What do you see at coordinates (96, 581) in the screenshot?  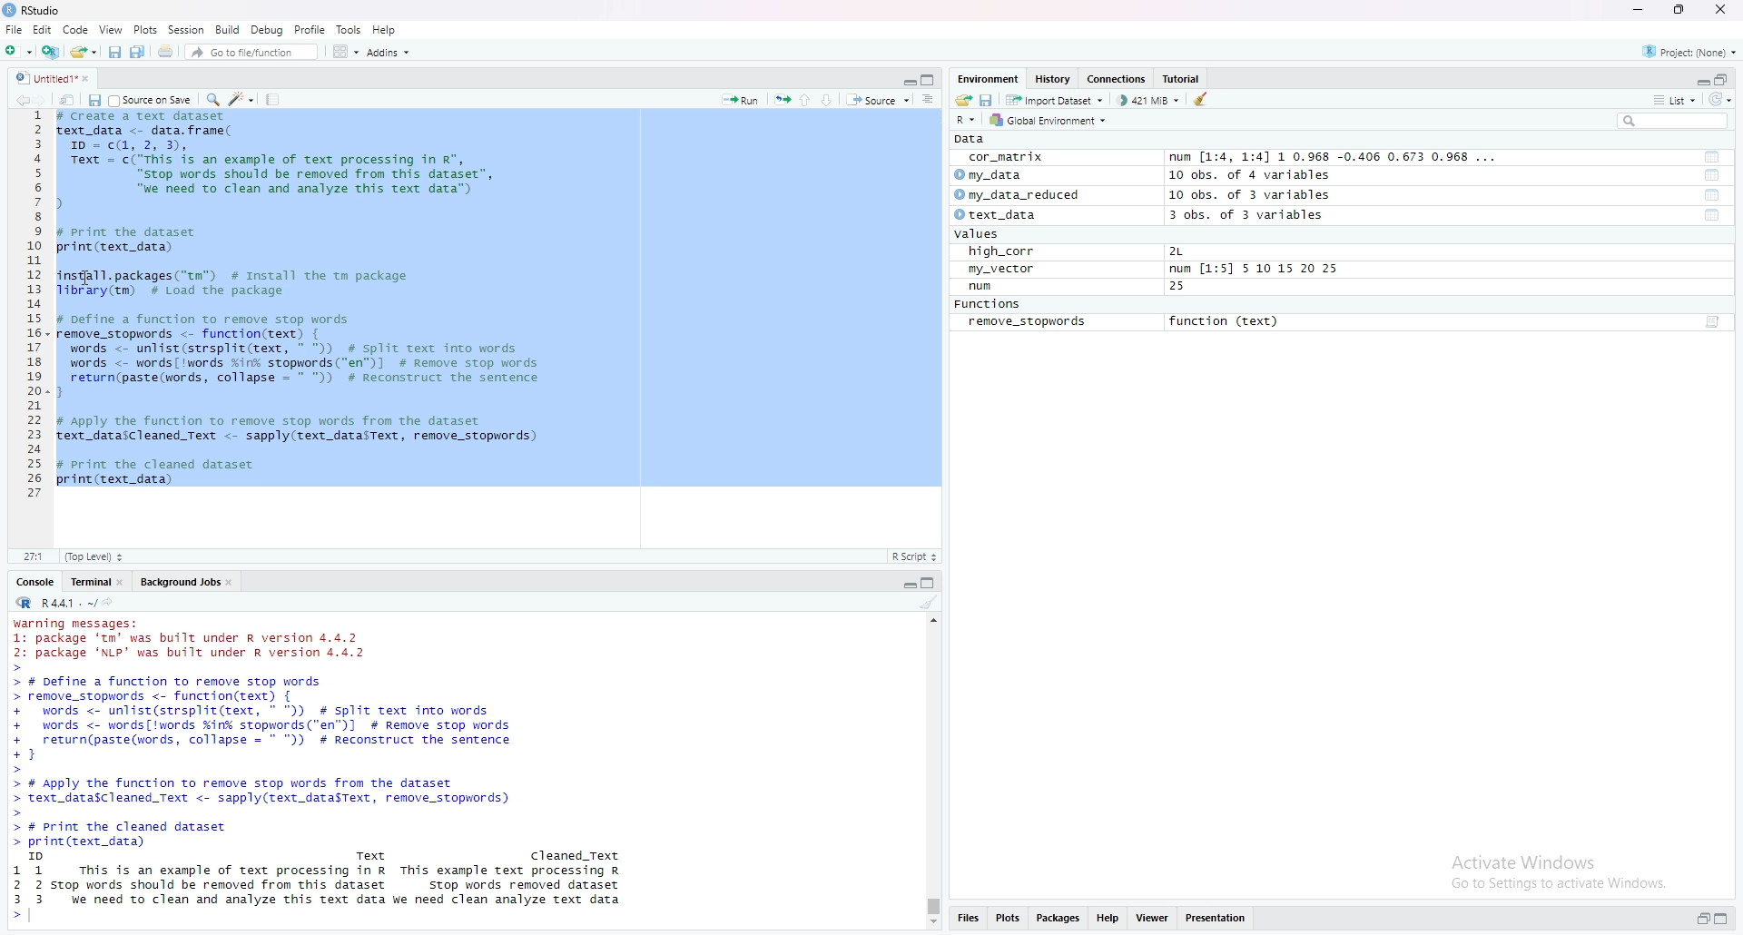 I see `terminal` at bounding box center [96, 581].